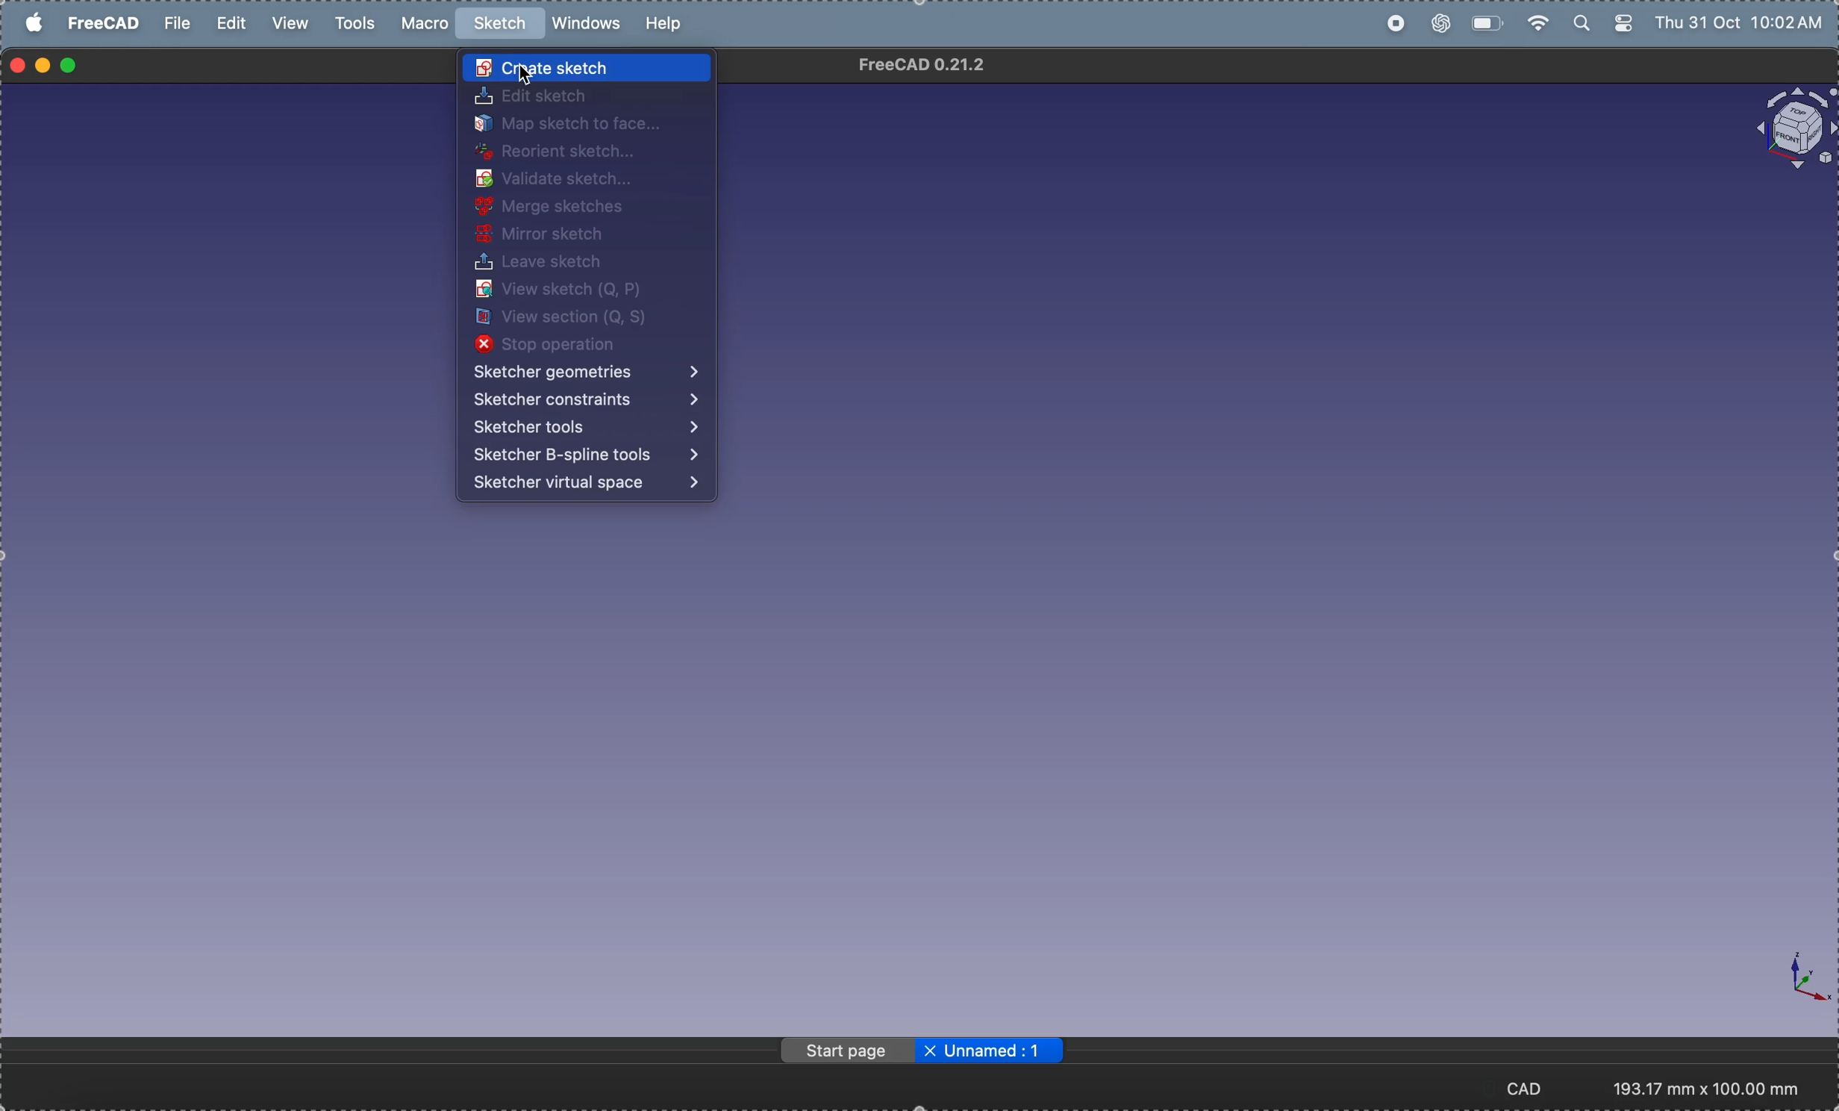  I want to click on apple widgets, so click(1605, 23).